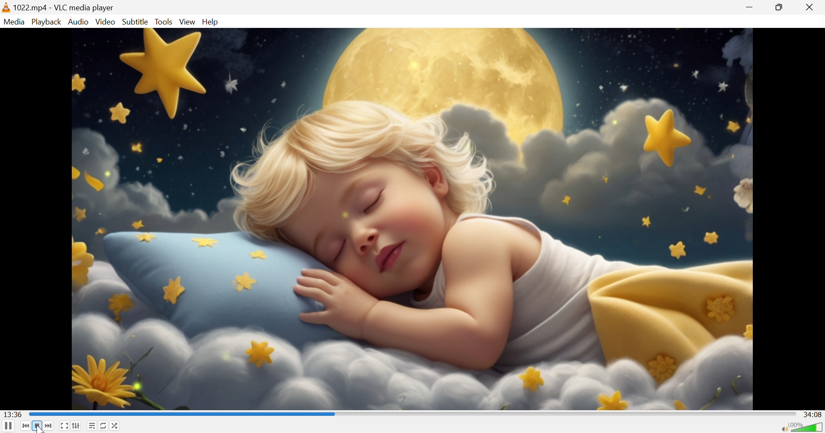 This screenshot has width=825, height=433. I want to click on Pause the playback, so click(8, 426).